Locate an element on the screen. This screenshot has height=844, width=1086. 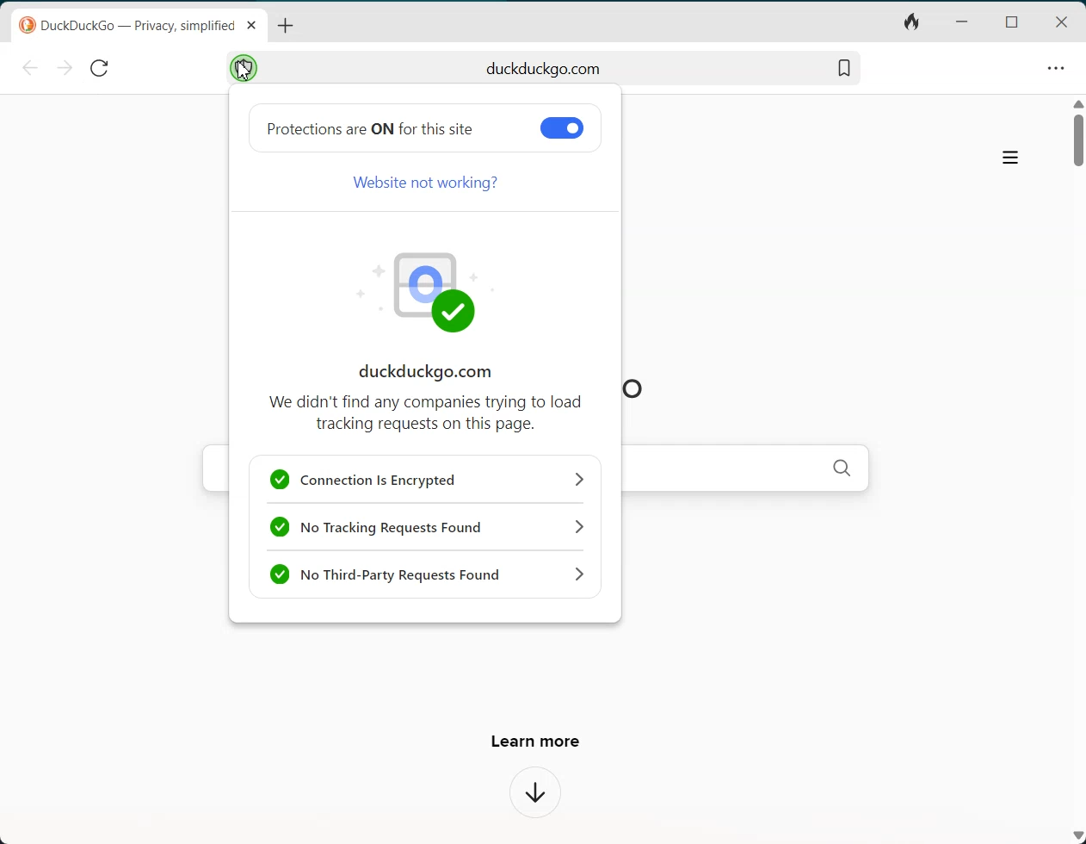
Connection is encrypted is located at coordinates (426, 479).